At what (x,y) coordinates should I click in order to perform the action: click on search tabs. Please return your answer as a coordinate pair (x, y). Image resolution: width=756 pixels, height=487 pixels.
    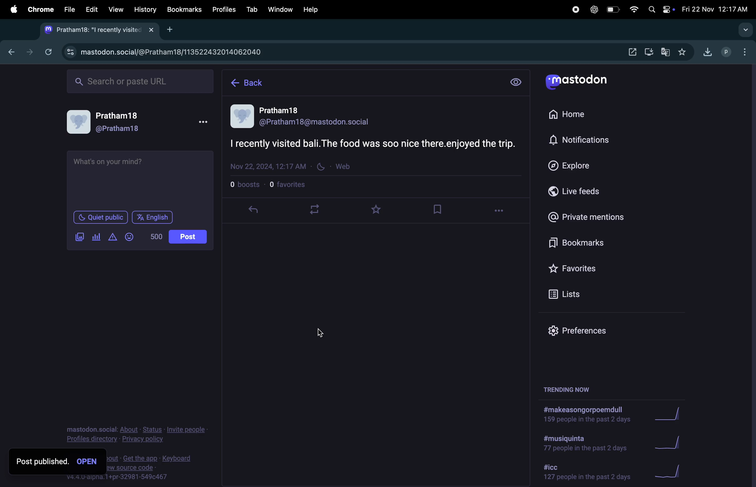
    Looking at the image, I should click on (743, 30).